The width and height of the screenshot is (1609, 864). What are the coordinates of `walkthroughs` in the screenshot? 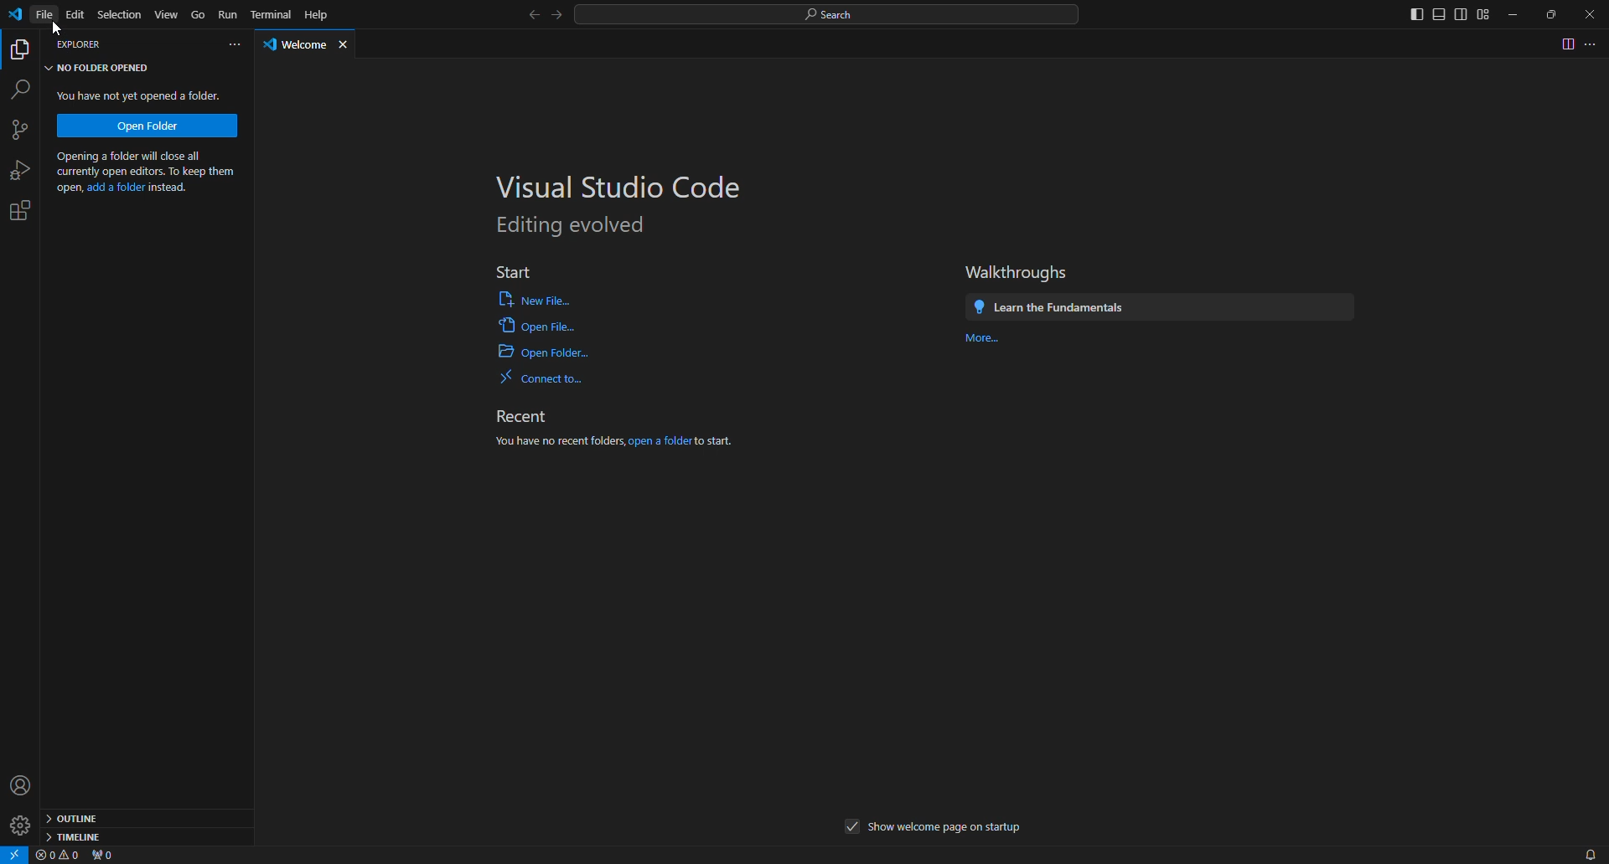 It's located at (1018, 272).